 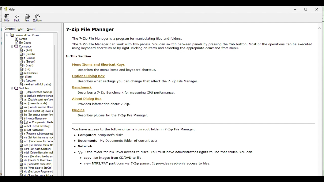 I want to click on delete, so click(x=27, y=58).